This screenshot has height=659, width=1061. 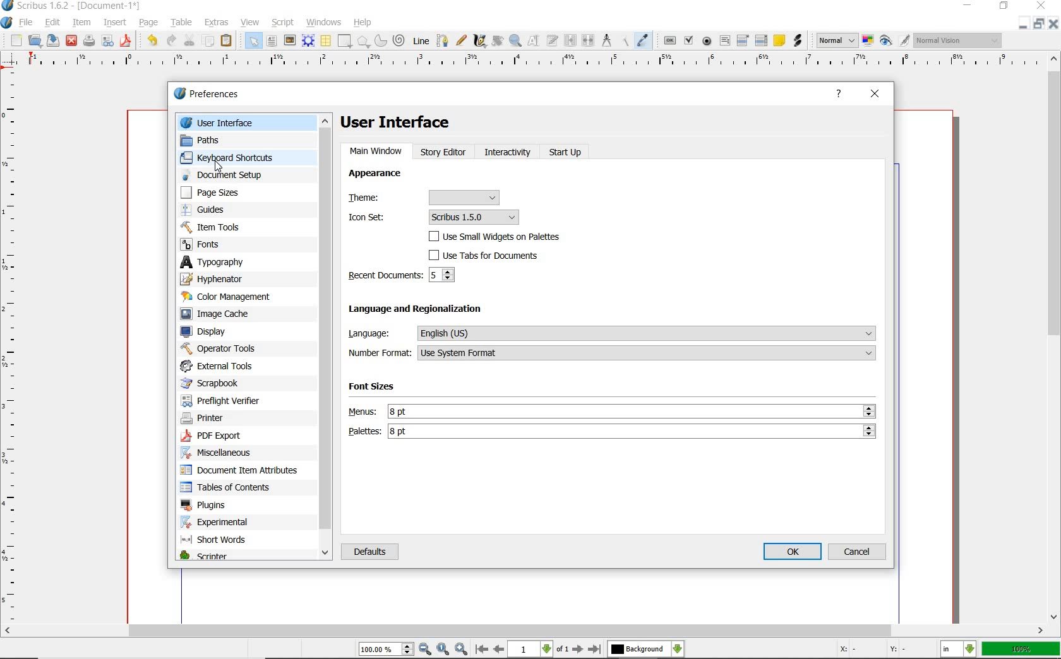 I want to click on select the current unit, so click(x=958, y=650).